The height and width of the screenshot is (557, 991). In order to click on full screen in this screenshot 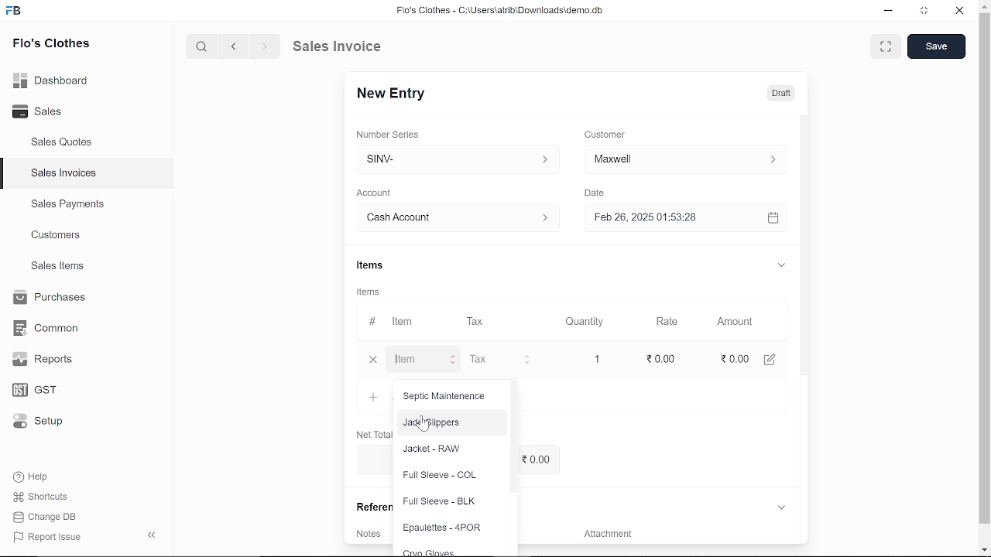, I will do `click(886, 47)`.